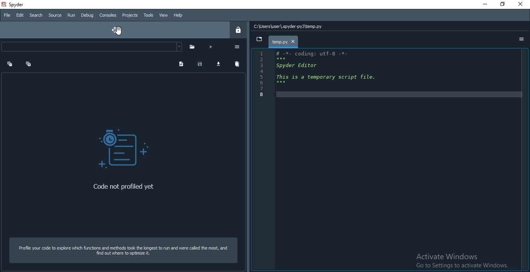 Image resolution: width=530 pixels, height=272 pixels. Describe the element at coordinates (71, 15) in the screenshot. I see `Run` at that location.